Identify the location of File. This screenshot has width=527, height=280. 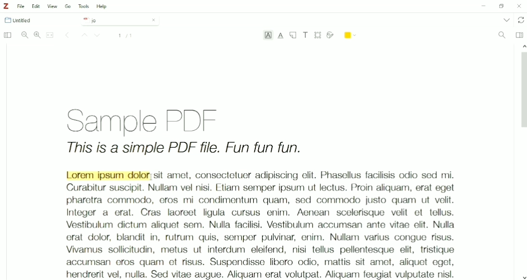
(21, 6).